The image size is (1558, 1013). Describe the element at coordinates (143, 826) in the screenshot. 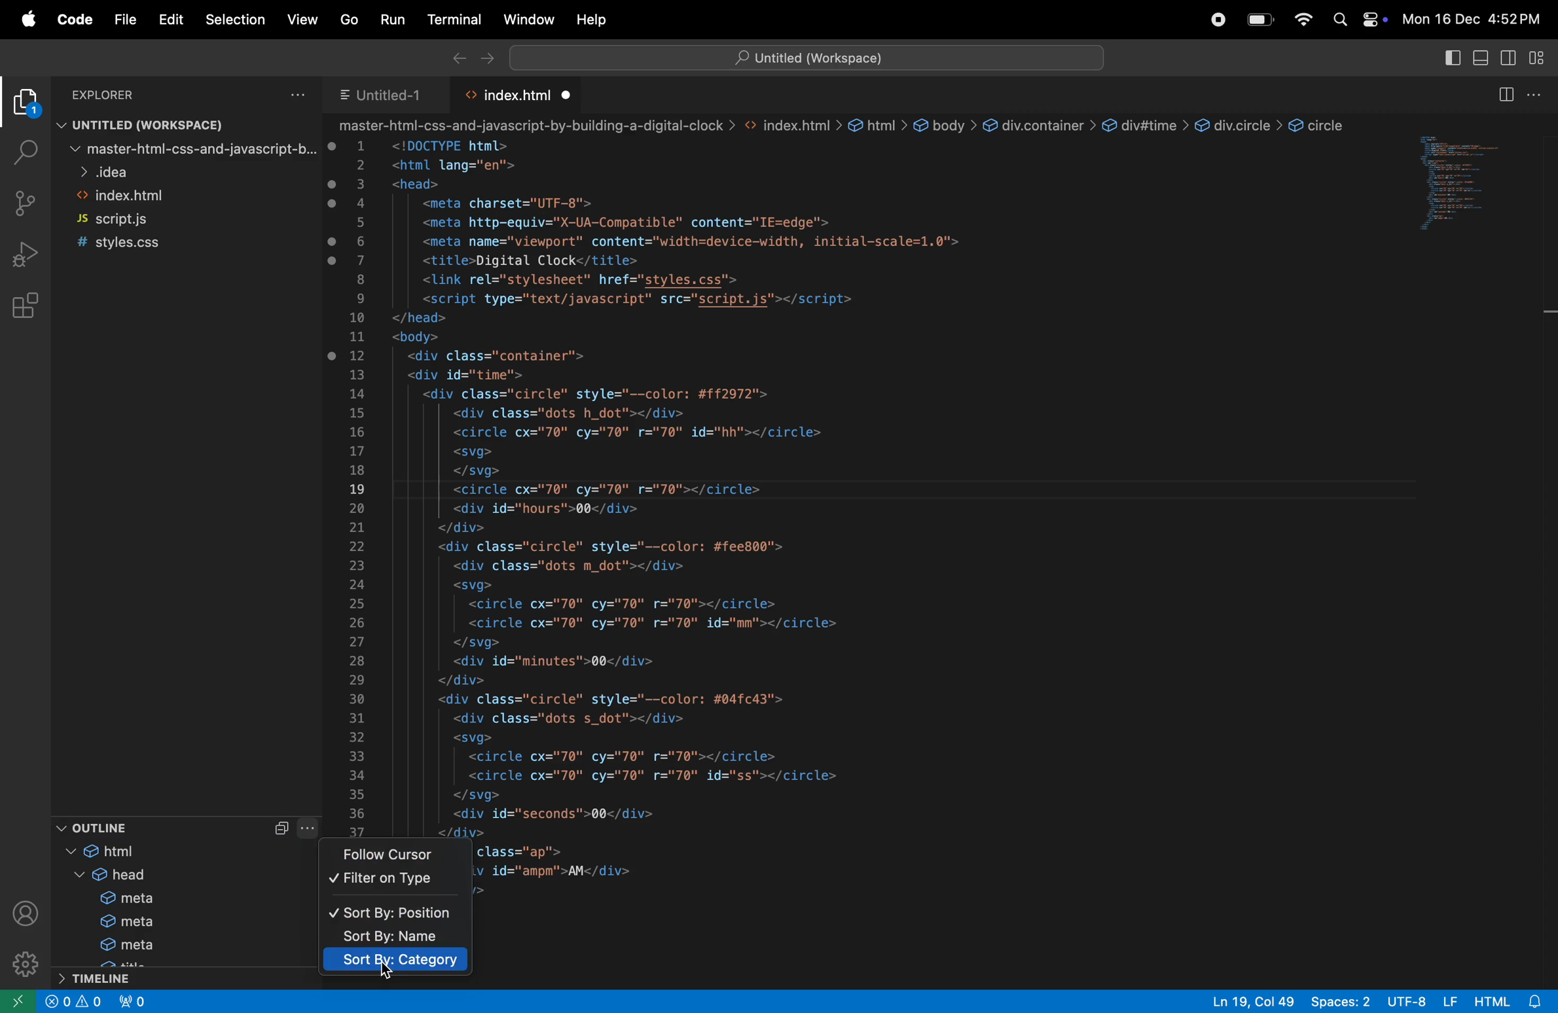

I see `outline` at that location.